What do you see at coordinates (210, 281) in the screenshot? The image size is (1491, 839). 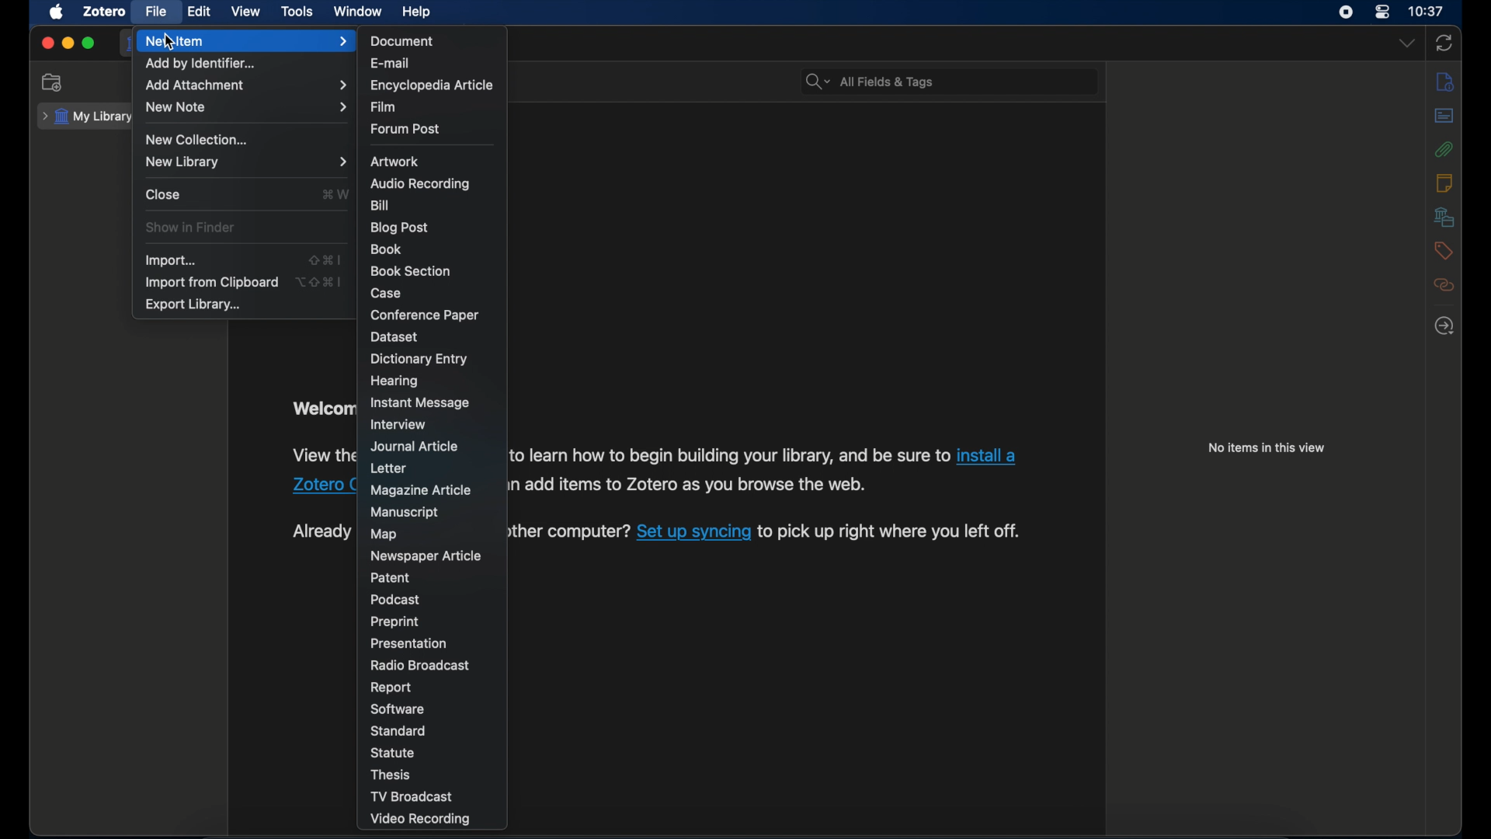 I see `import from clipboard` at bounding box center [210, 281].